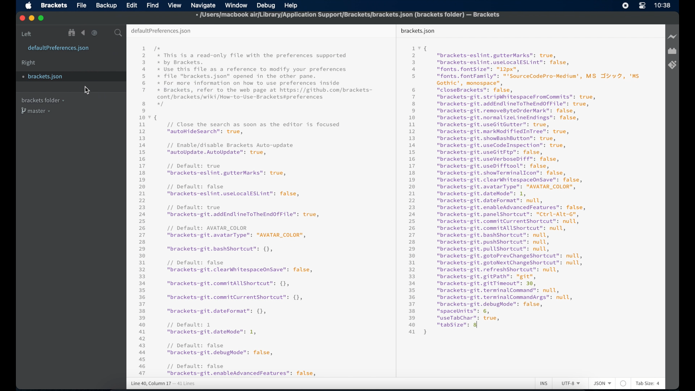 The image size is (695, 391). What do you see at coordinates (625, 5) in the screenshot?
I see `screen recorder icon` at bounding box center [625, 5].